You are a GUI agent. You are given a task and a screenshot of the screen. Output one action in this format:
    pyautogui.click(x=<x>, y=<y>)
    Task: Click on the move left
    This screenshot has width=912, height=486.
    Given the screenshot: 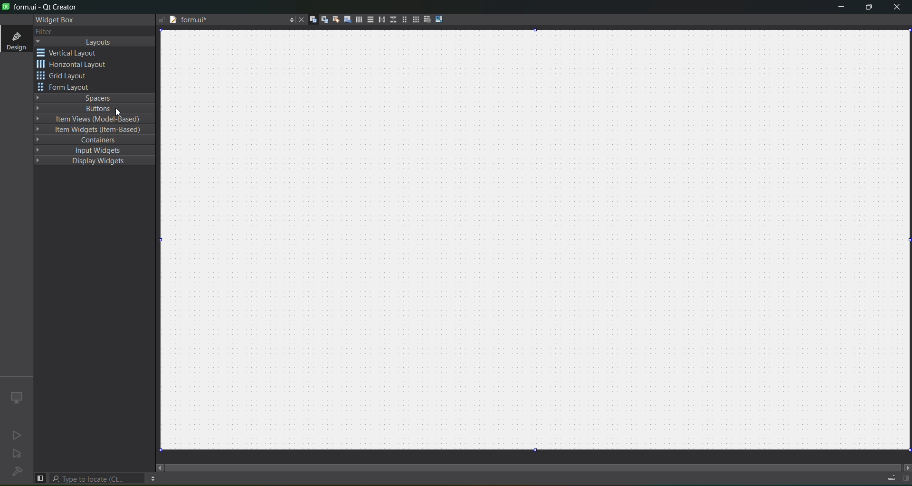 What is the action you would take?
    pyautogui.click(x=160, y=467)
    